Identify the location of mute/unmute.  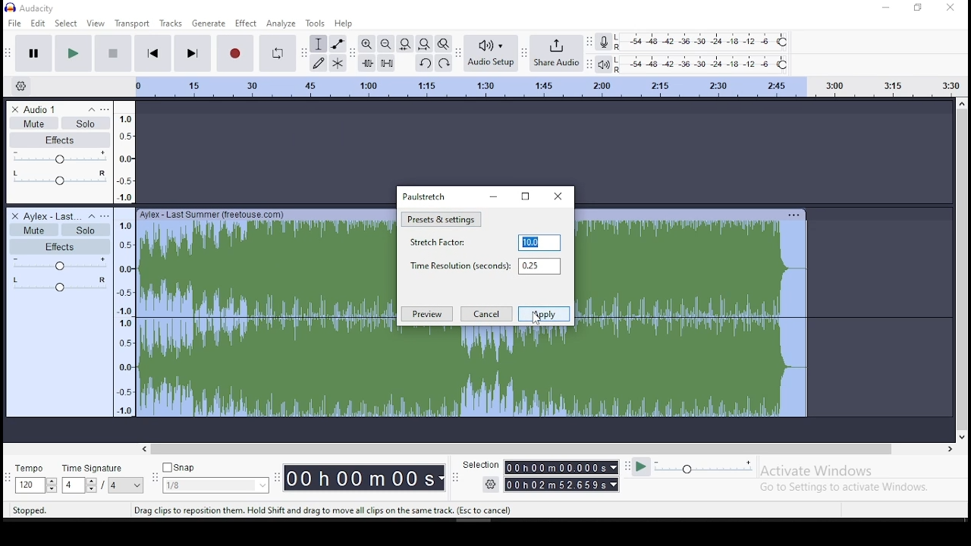
(35, 229).